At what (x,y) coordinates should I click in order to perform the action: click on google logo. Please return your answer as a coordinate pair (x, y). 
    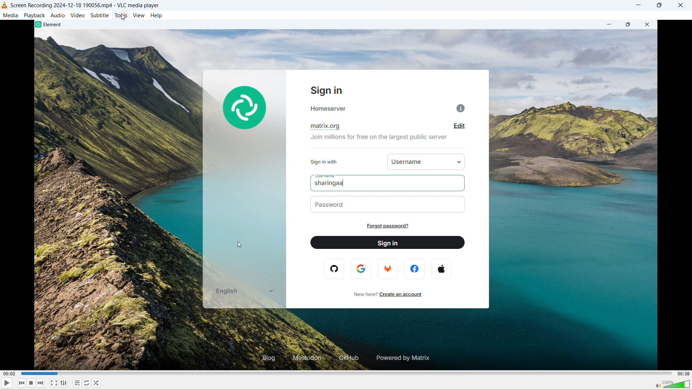
    Looking at the image, I should click on (361, 268).